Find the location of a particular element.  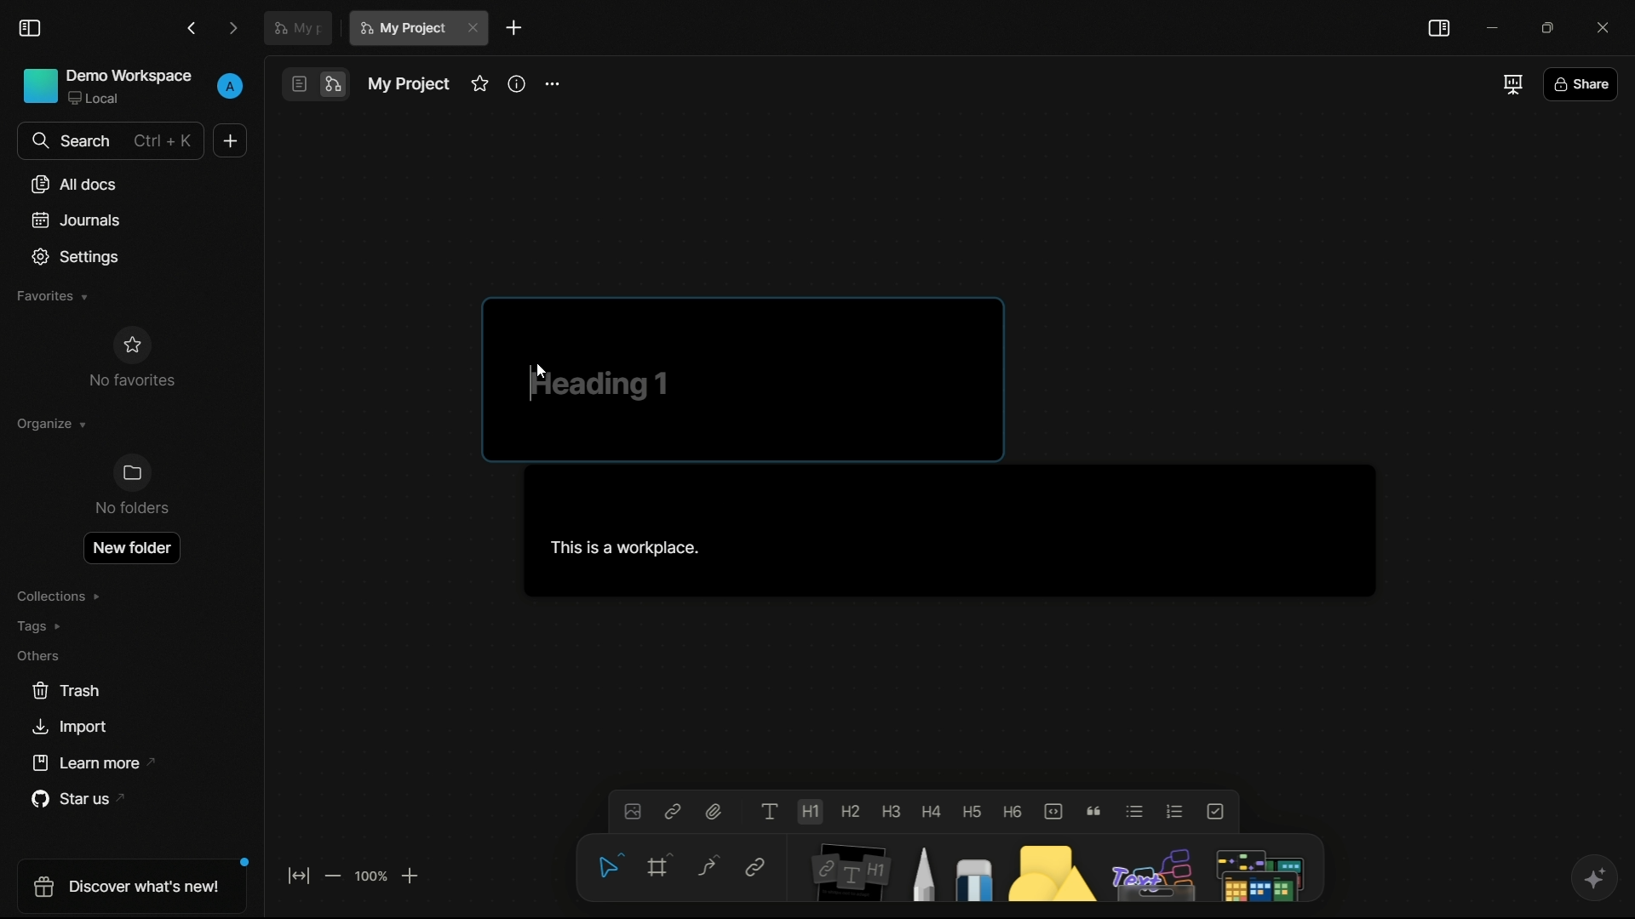

heading 1 is located at coordinates (740, 381).